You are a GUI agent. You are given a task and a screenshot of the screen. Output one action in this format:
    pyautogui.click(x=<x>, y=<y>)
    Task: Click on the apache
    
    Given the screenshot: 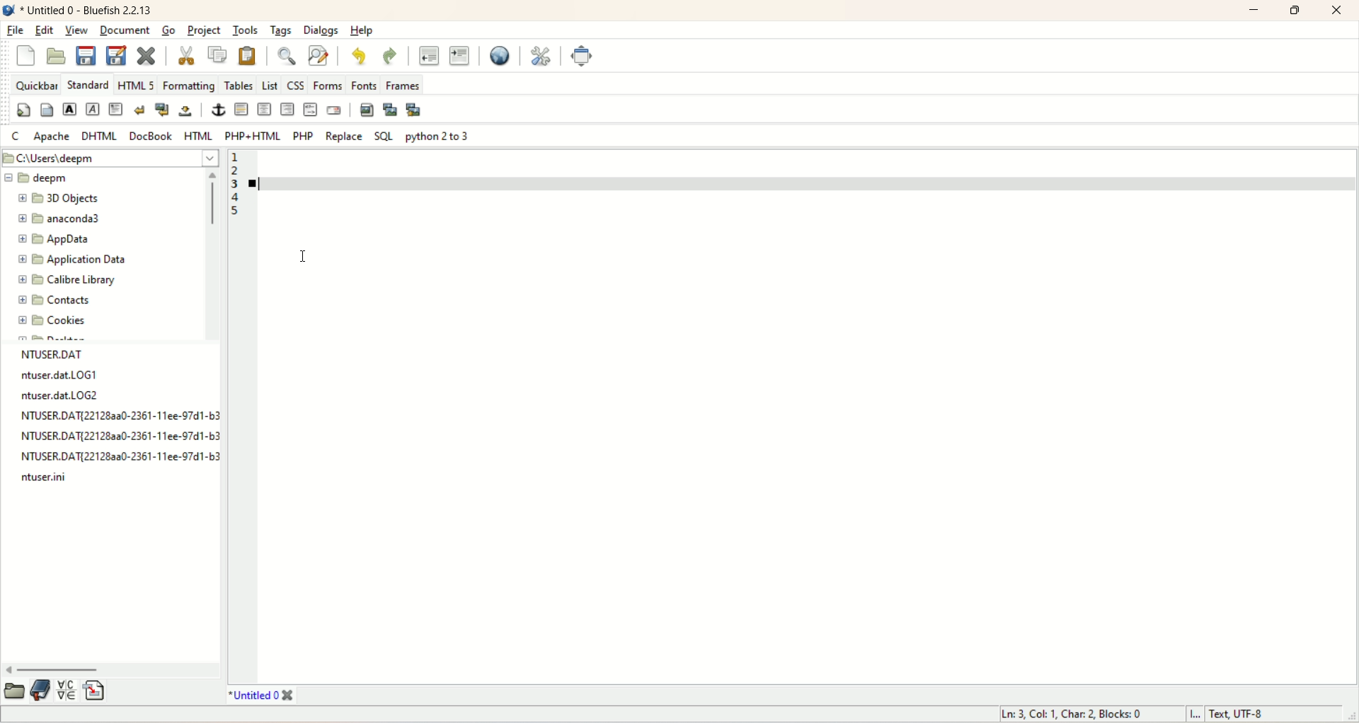 What is the action you would take?
    pyautogui.click(x=52, y=137)
    